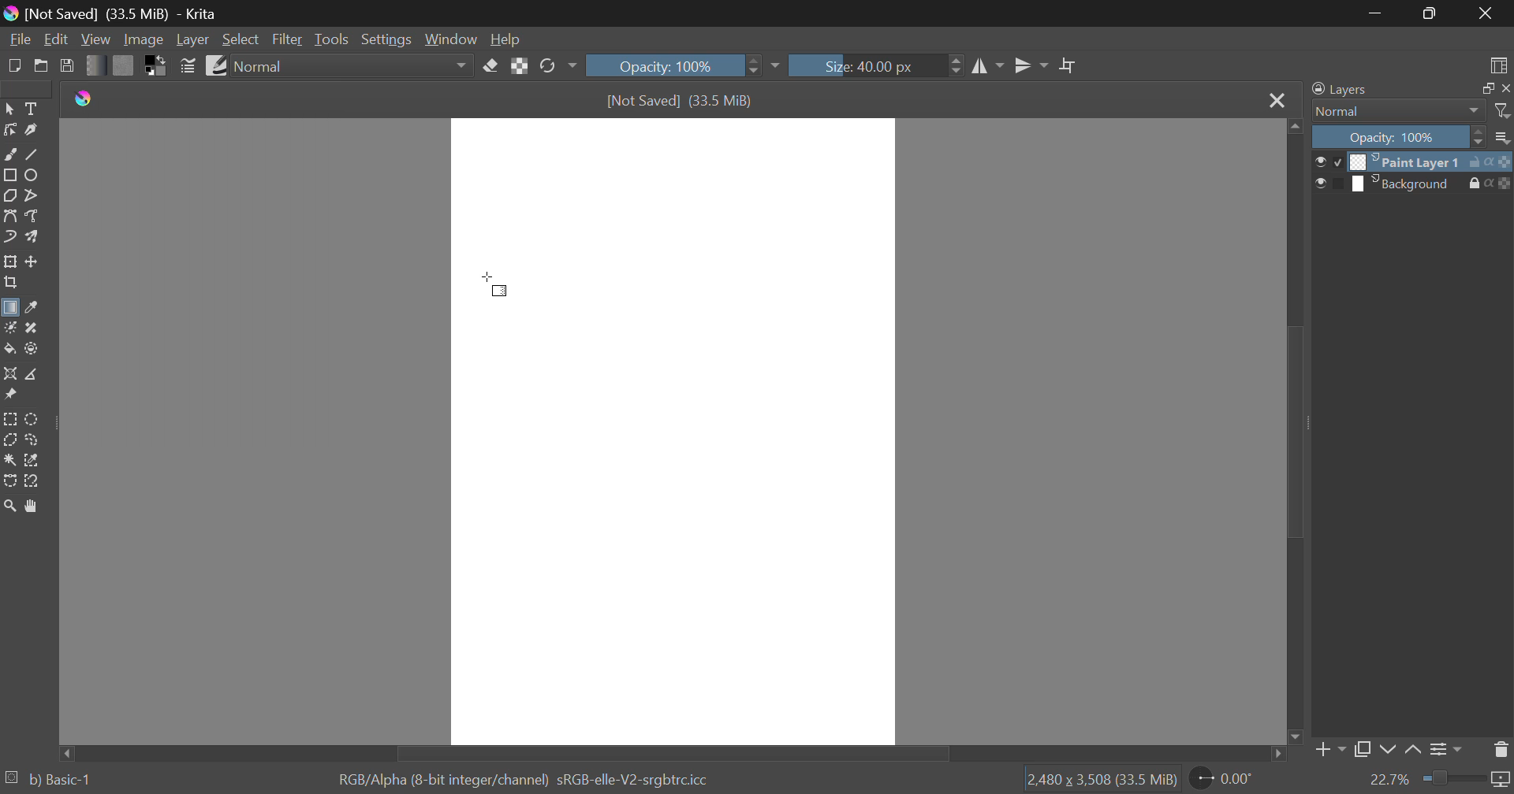  Describe the element at coordinates (9, 397) in the screenshot. I see `Reference Images` at that location.